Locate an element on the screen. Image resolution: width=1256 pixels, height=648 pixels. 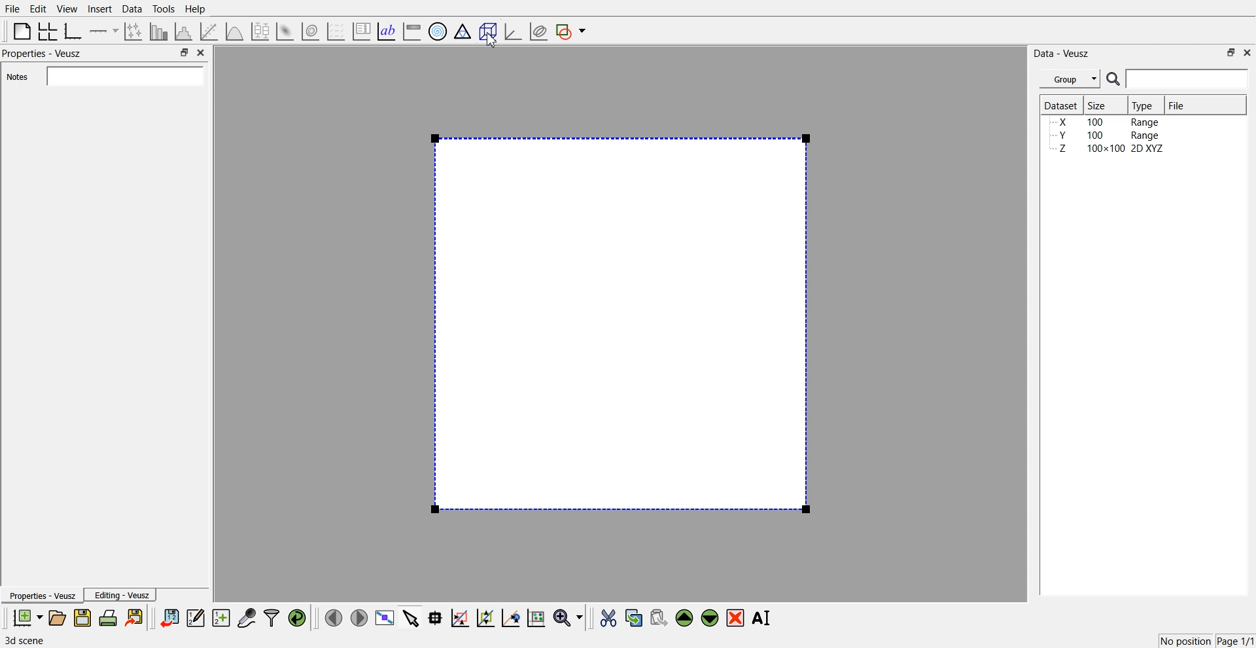
Click to reset graph axes is located at coordinates (536, 617).